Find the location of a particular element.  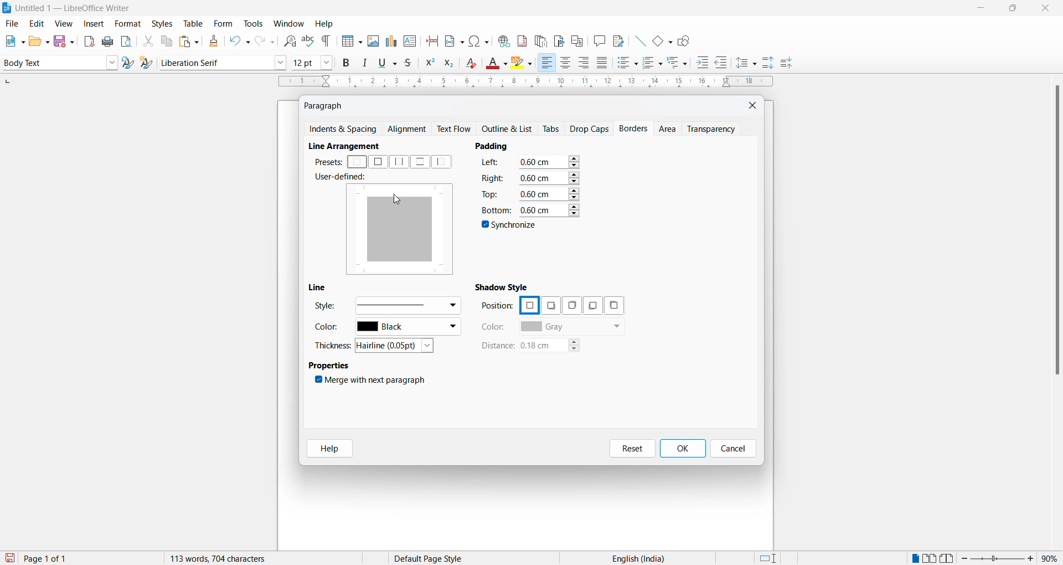

insert image is located at coordinates (373, 41).